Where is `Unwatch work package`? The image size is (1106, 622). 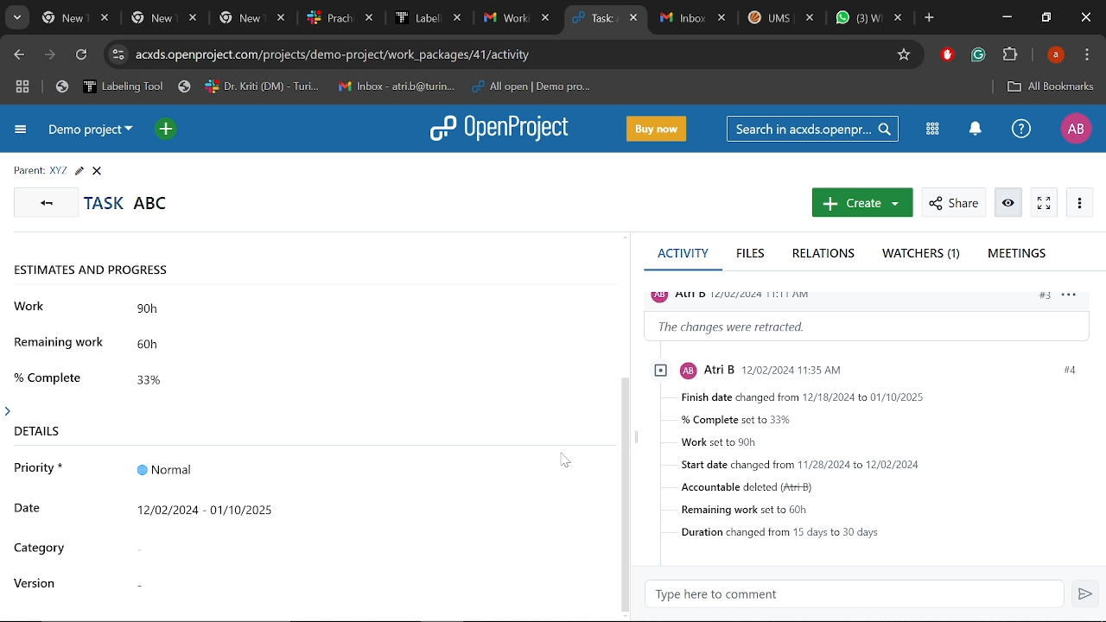
Unwatch work package is located at coordinates (1010, 203).